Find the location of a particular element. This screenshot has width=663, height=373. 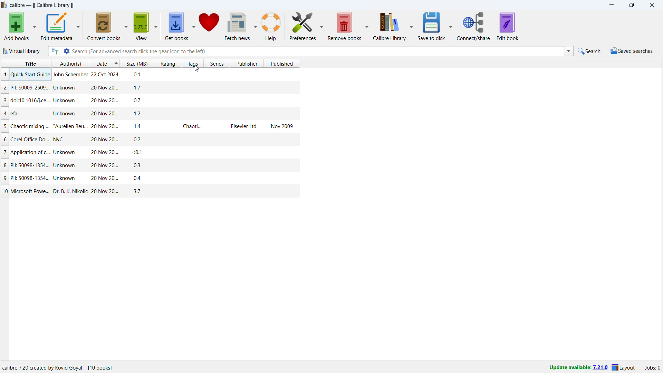

convert books options is located at coordinates (127, 26).